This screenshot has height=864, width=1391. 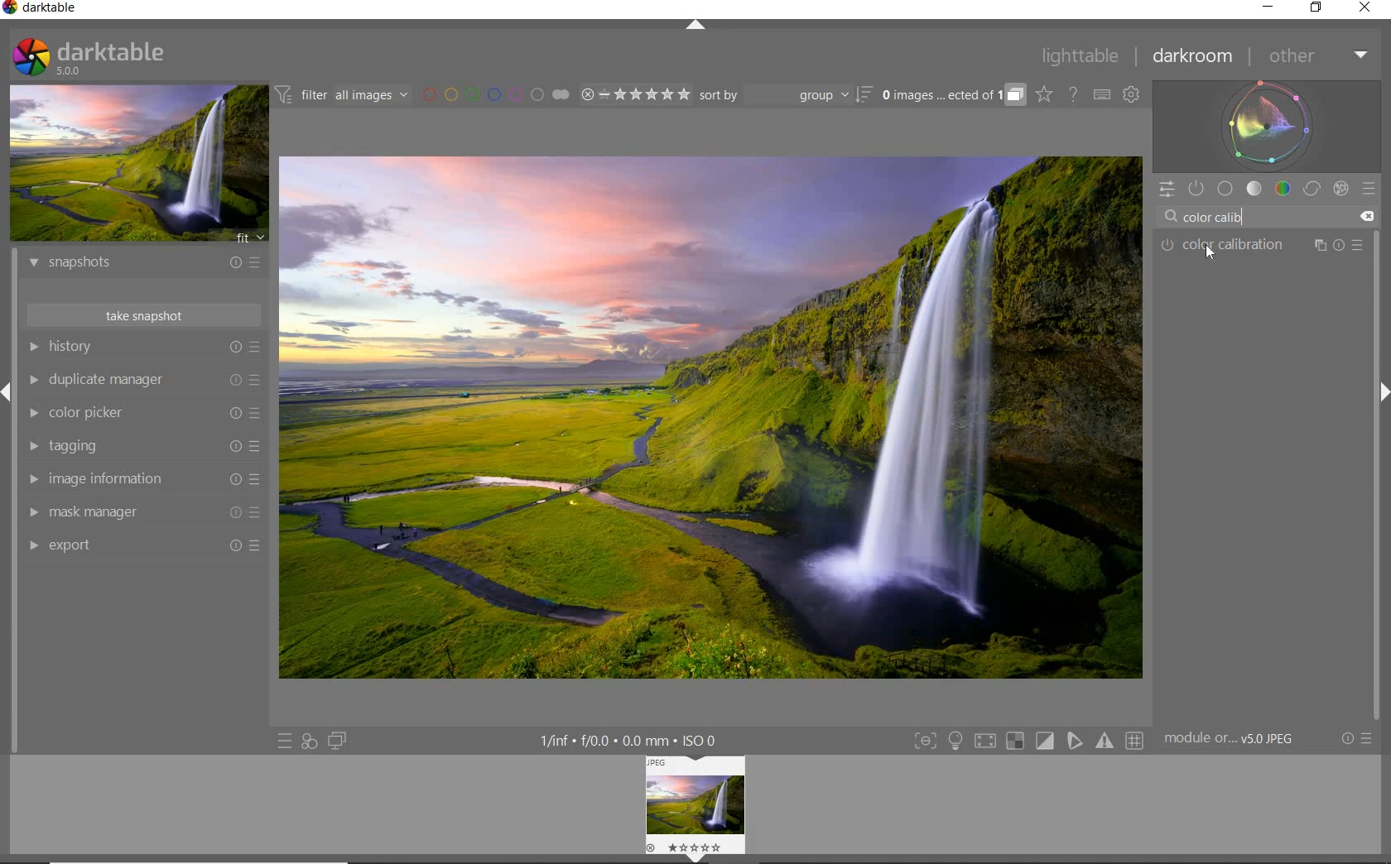 I want to click on SYSTEM LOGO, so click(x=89, y=57).